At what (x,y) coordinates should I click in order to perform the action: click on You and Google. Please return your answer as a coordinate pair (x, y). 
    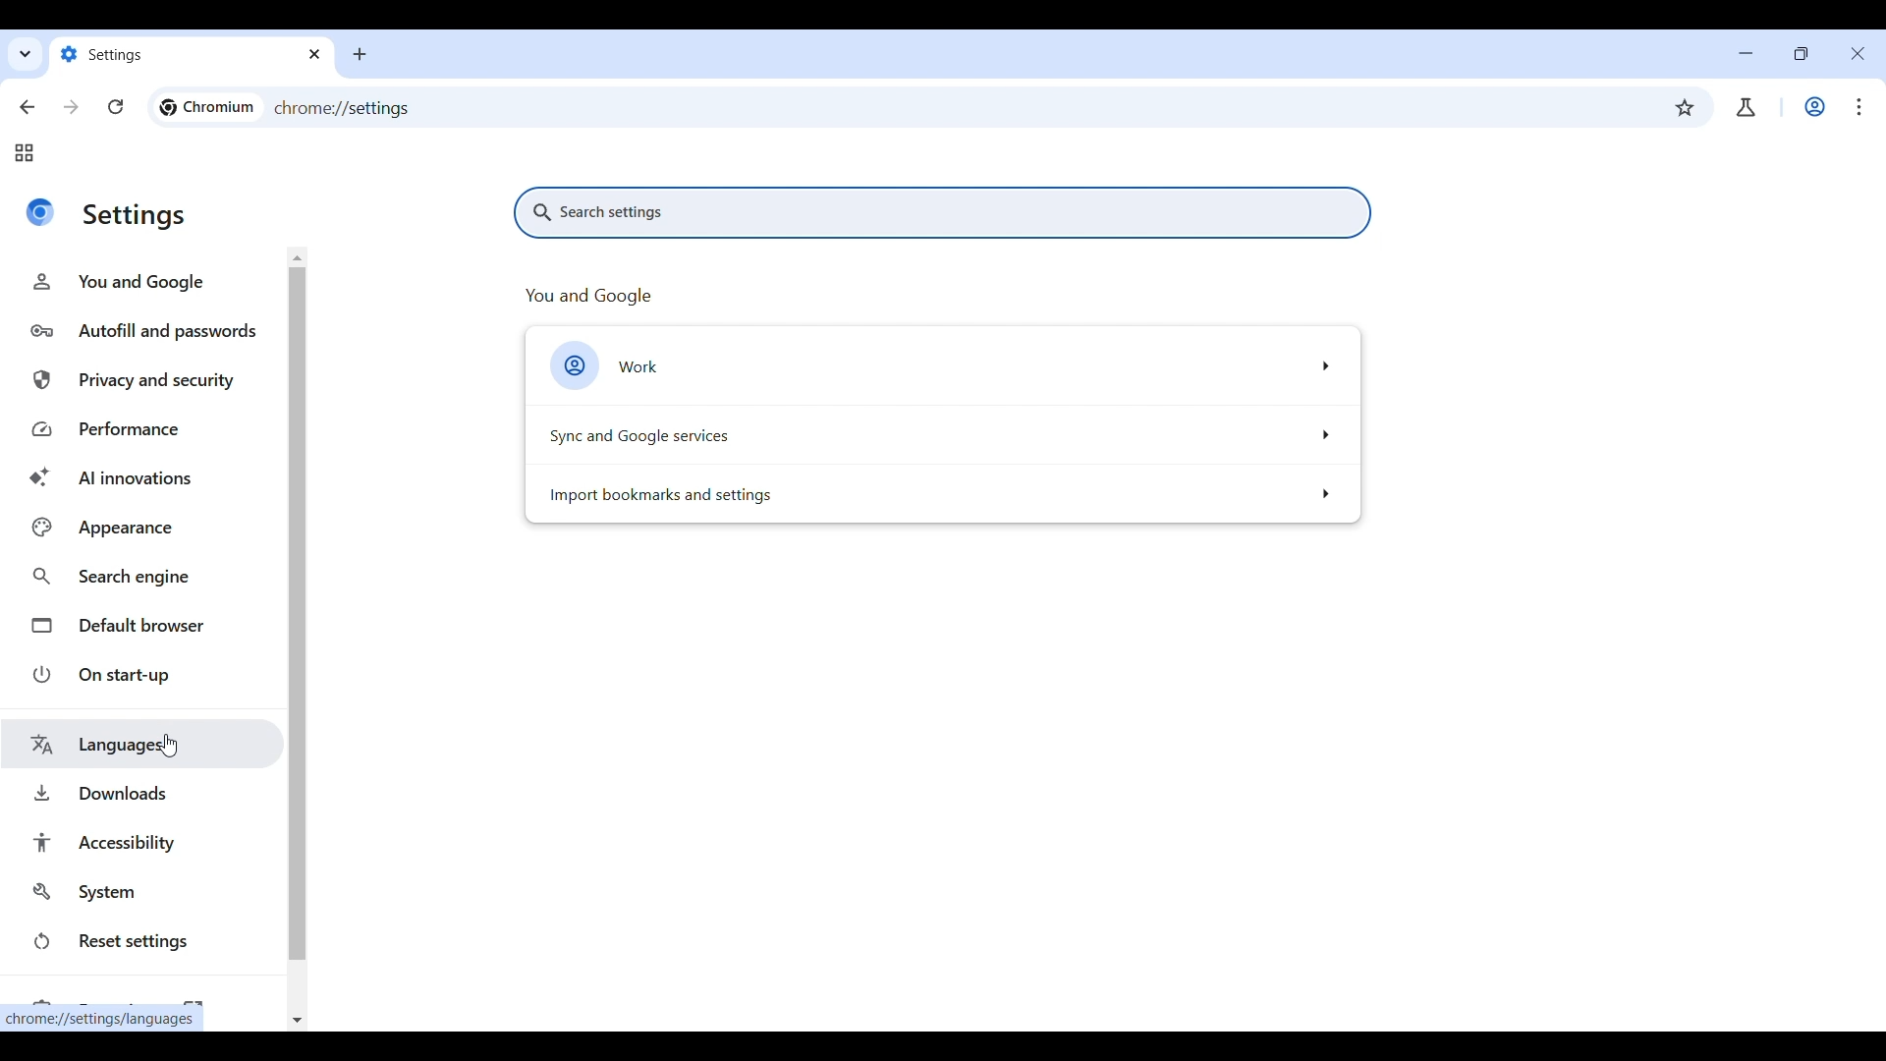
    Looking at the image, I should click on (141, 281).